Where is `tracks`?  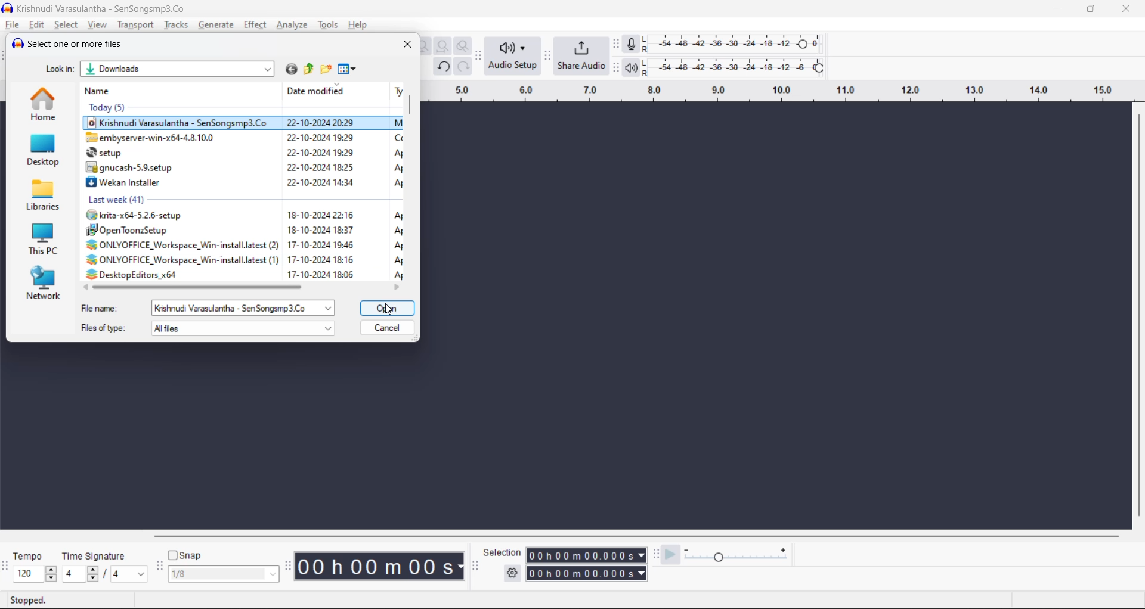 tracks is located at coordinates (176, 24).